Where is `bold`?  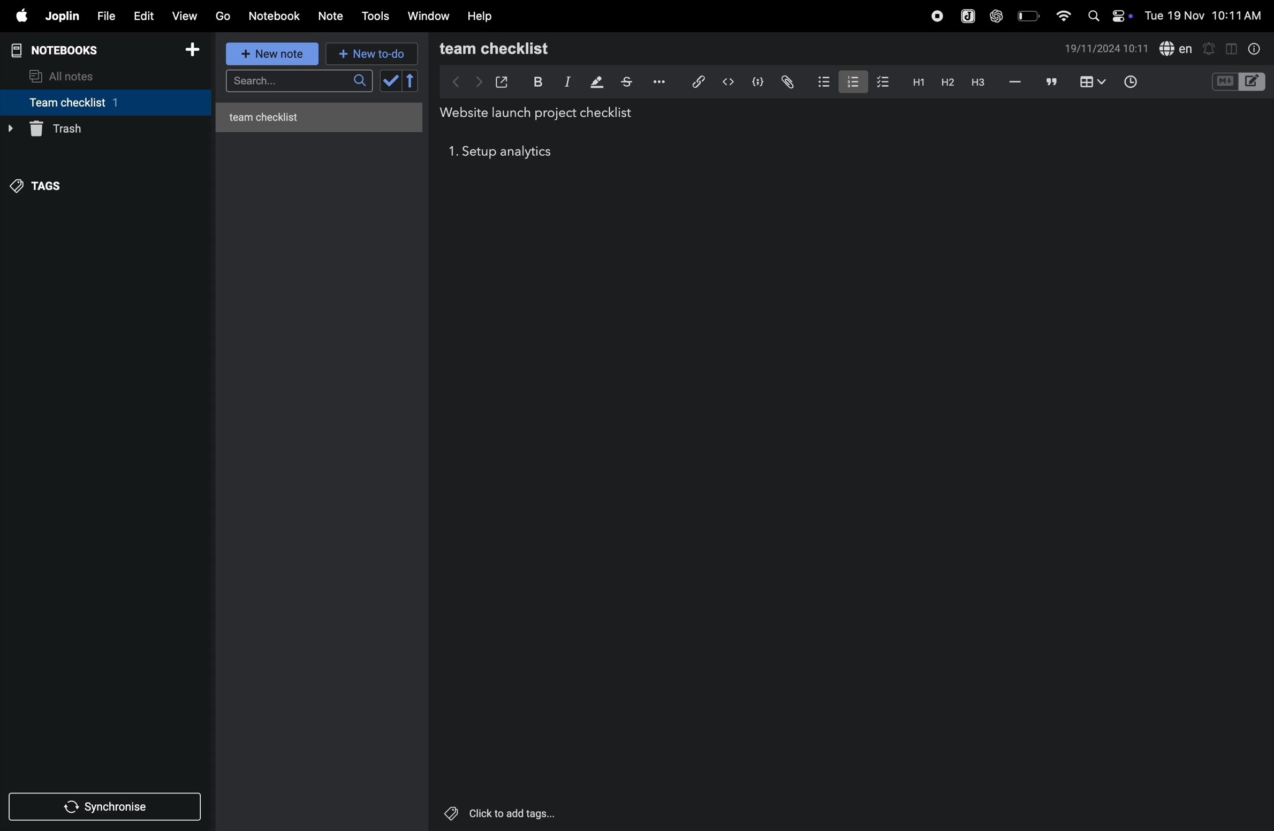 bold is located at coordinates (536, 81).